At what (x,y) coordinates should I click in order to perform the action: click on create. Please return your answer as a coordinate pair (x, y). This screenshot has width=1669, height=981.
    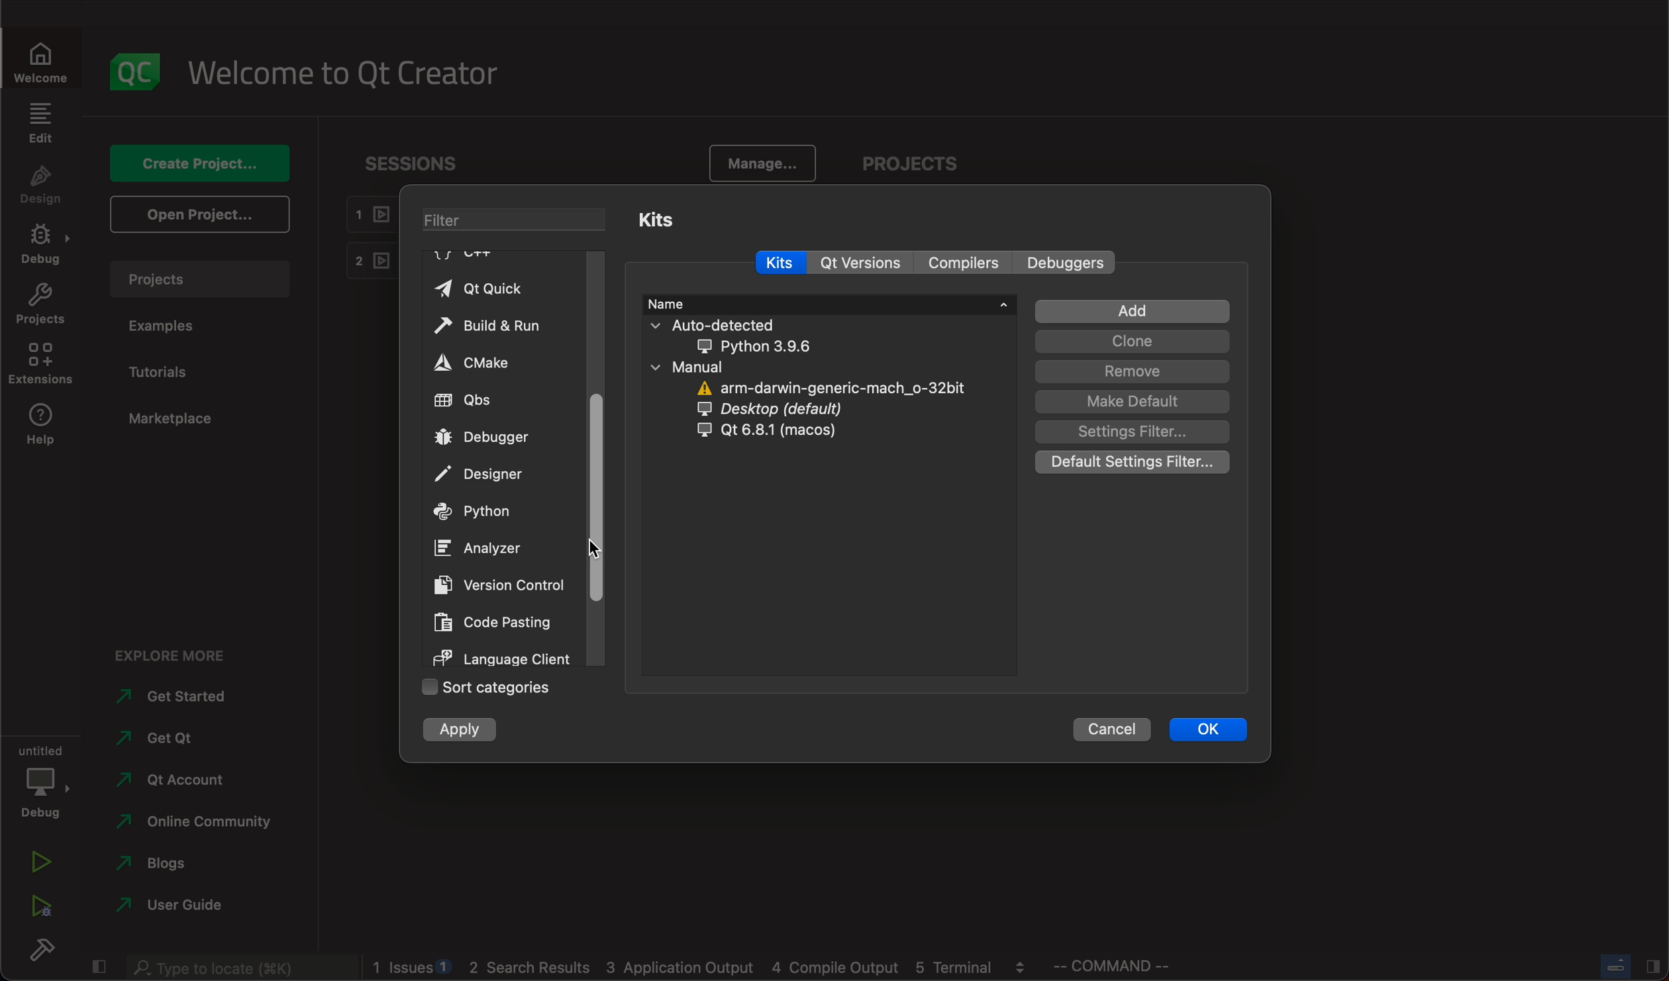
    Looking at the image, I should click on (197, 162).